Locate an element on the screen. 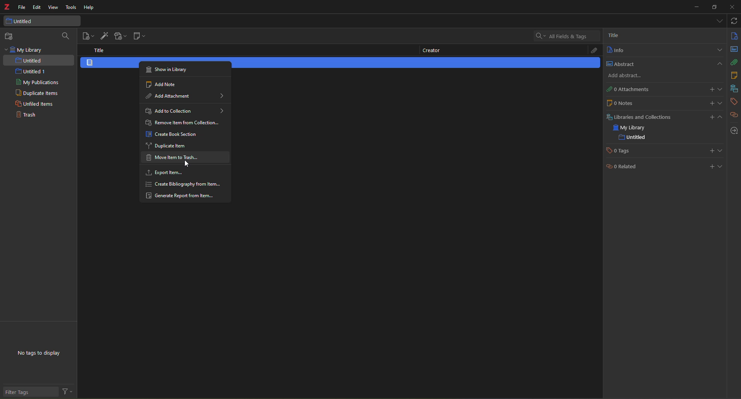 The width and height of the screenshot is (741, 399). info is located at coordinates (734, 36).